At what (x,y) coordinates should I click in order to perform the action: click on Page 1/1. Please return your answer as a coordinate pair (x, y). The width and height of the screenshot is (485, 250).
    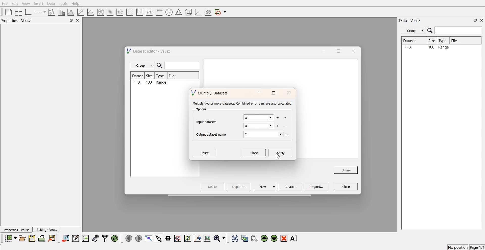
    Looking at the image, I should click on (477, 247).